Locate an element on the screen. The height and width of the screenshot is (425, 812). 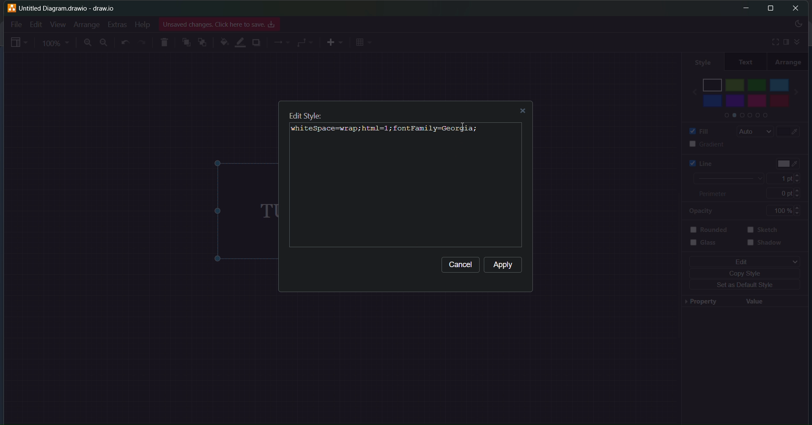
delete is located at coordinates (165, 41).